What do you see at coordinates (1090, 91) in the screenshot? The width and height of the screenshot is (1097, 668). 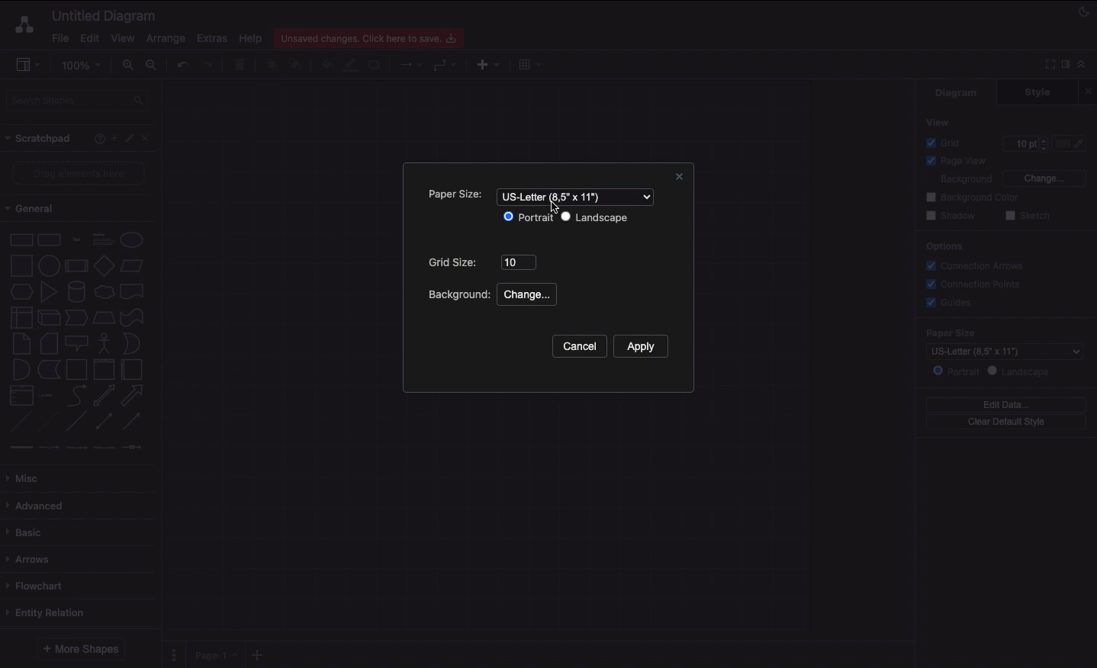 I see `Close` at bounding box center [1090, 91].